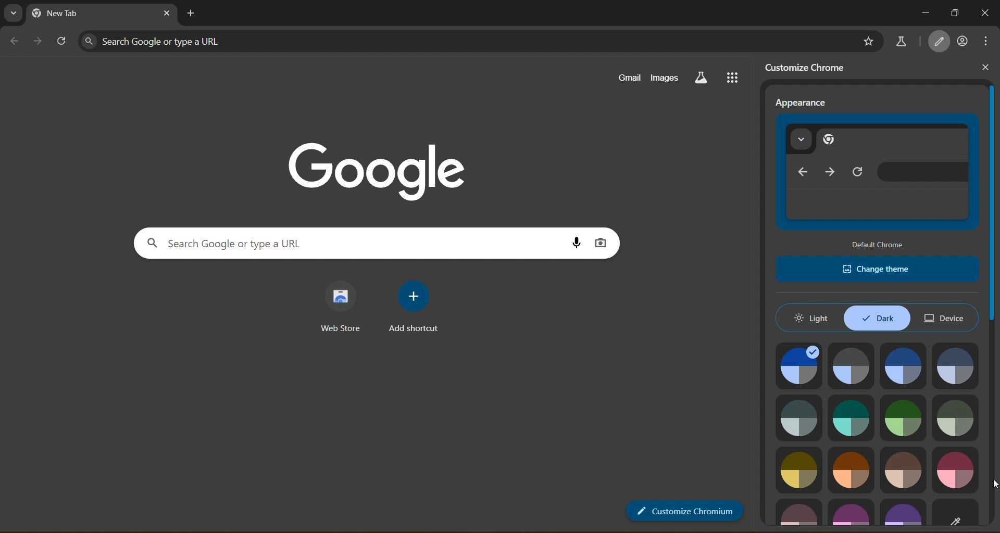  What do you see at coordinates (987, 41) in the screenshot?
I see `menu` at bounding box center [987, 41].